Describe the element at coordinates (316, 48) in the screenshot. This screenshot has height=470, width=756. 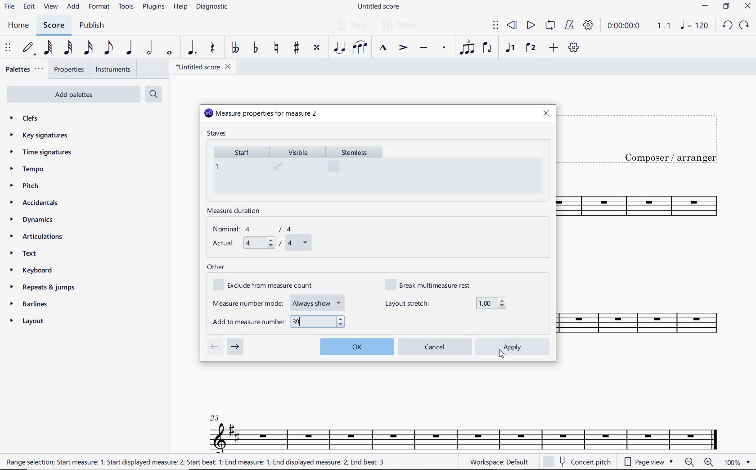
I see `TOGGLE DOUBLE-SHARP` at that location.